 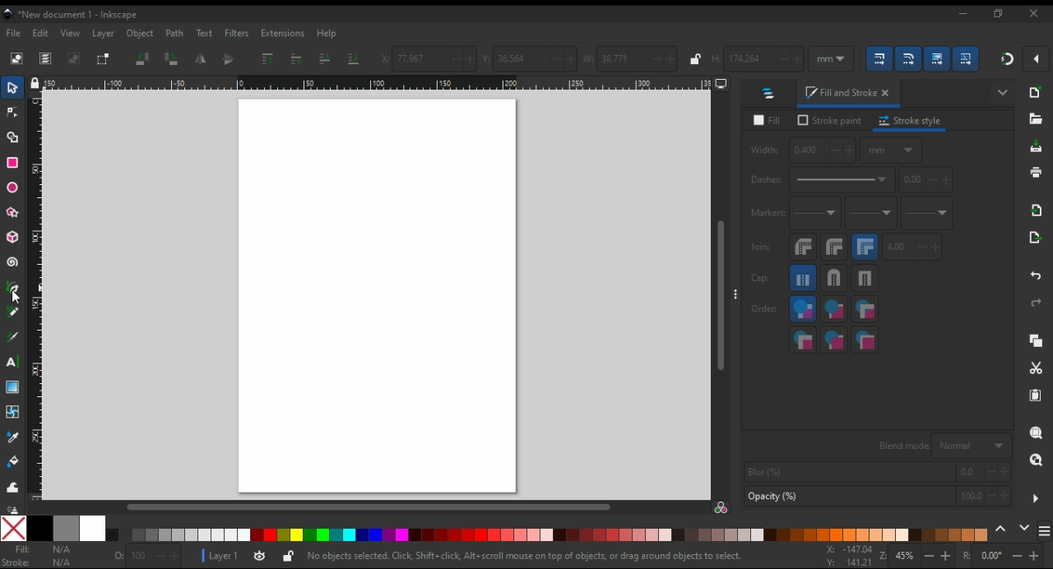 What do you see at coordinates (966, 58) in the screenshot?
I see `move patterns (in fill or stroke) along with other objects` at bounding box center [966, 58].